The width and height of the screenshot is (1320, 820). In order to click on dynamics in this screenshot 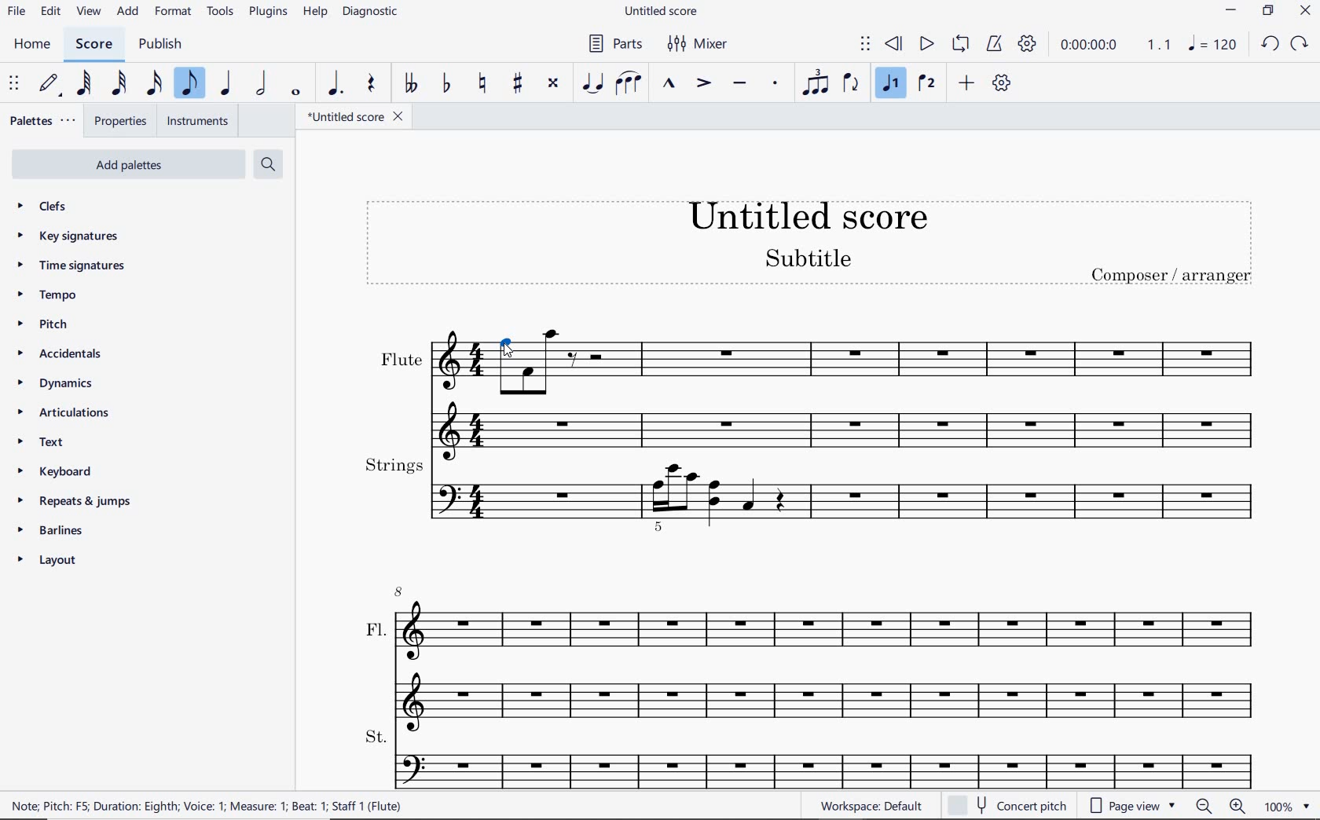, I will do `click(55, 384)`.